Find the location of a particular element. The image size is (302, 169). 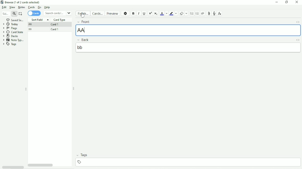

Close is located at coordinates (297, 2).